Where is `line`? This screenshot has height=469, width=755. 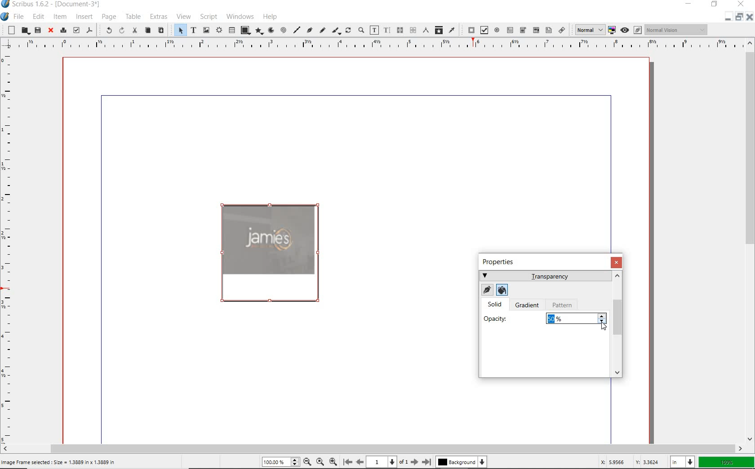
line is located at coordinates (297, 30).